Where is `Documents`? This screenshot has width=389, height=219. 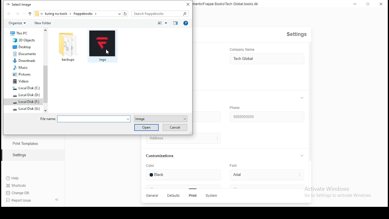
Documents is located at coordinates (24, 54).